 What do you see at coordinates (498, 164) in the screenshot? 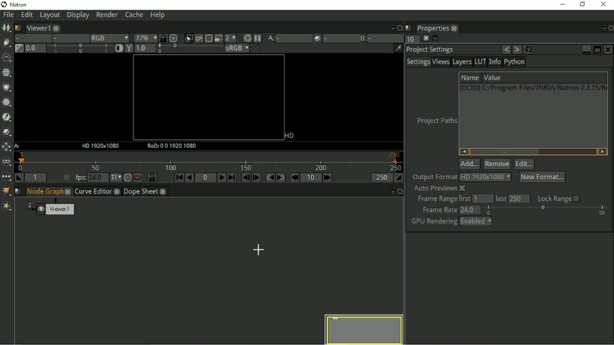
I see `Remove` at bounding box center [498, 164].